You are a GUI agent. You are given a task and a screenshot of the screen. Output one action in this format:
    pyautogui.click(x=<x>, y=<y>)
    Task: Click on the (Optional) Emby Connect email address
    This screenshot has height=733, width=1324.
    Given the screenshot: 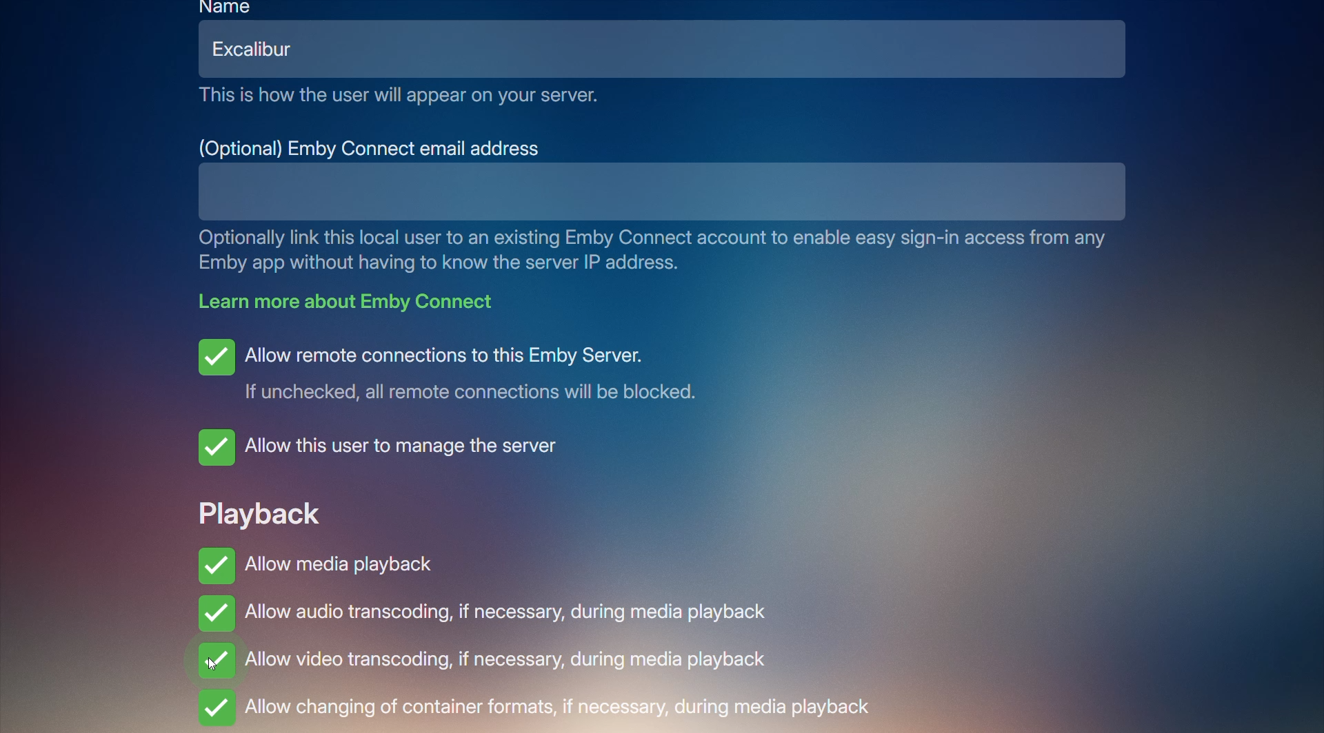 What is the action you would take?
    pyautogui.click(x=372, y=147)
    